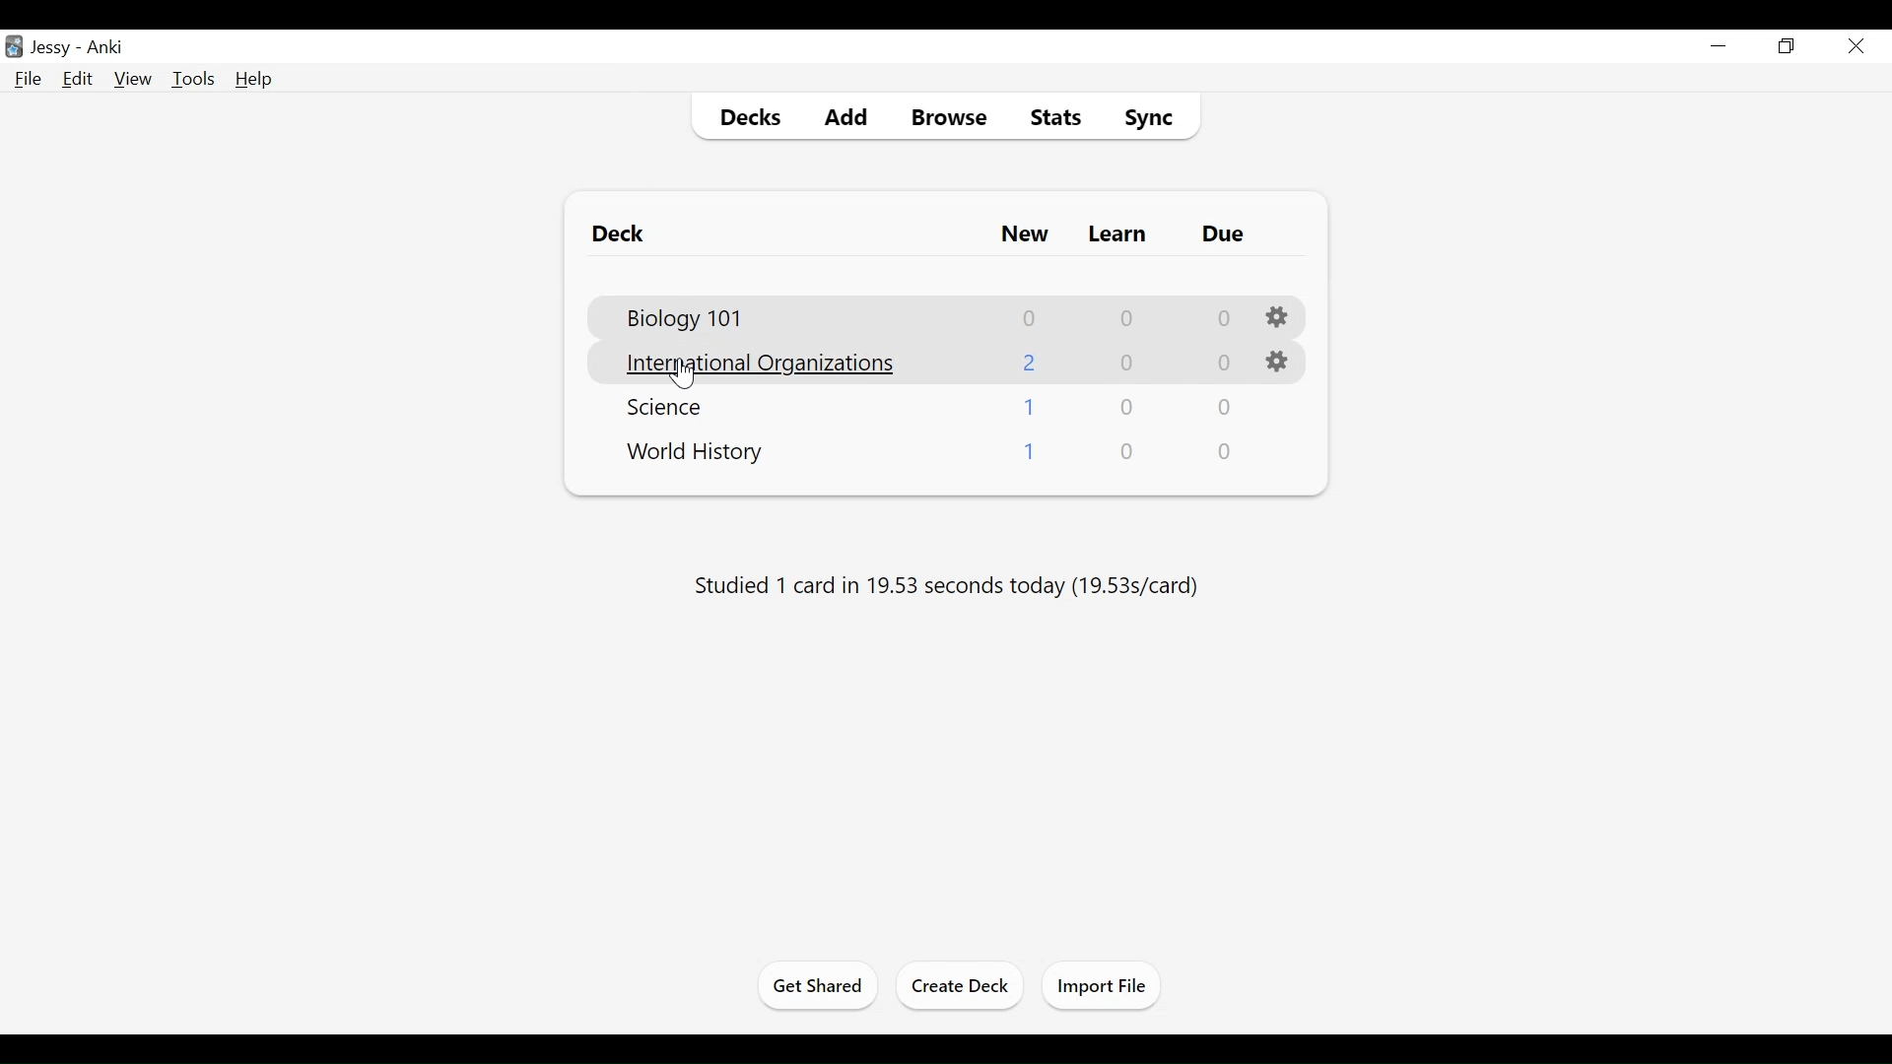  What do you see at coordinates (253, 79) in the screenshot?
I see `Help` at bounding box center [253, 79].